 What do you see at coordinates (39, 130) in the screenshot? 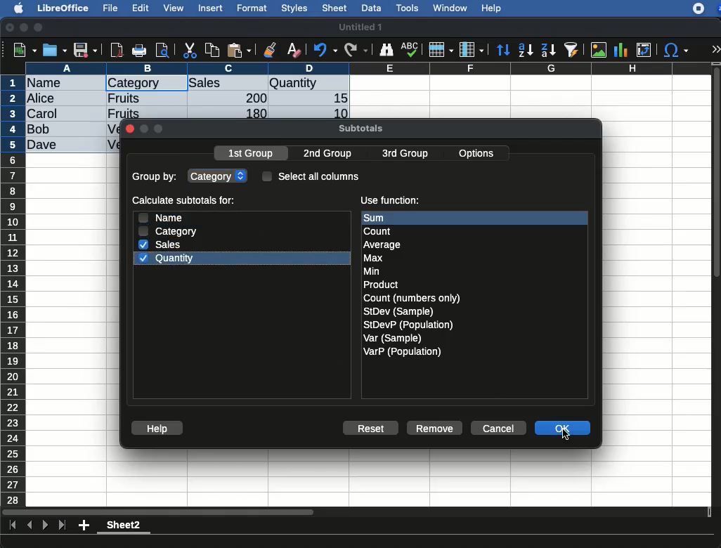
I see `Bob` at bounding box center [39, 130].